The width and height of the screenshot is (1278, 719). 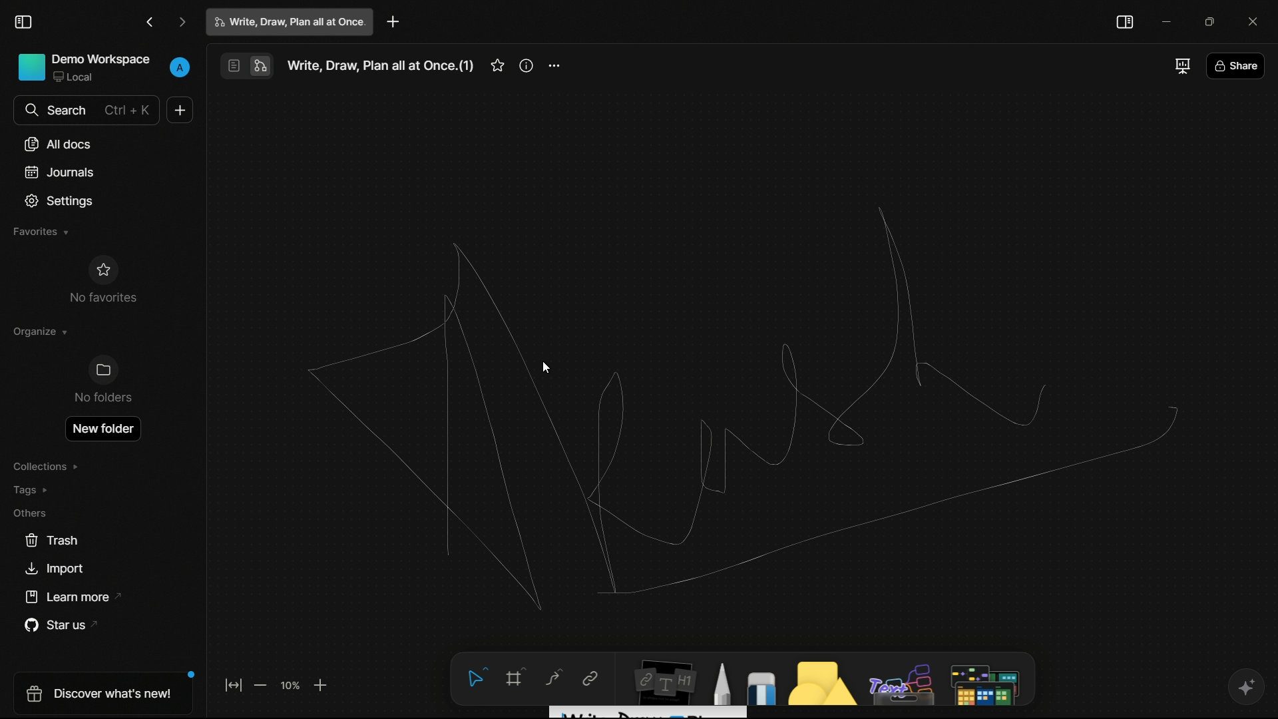 I want to click on Icon, so click(x=105, y=370).